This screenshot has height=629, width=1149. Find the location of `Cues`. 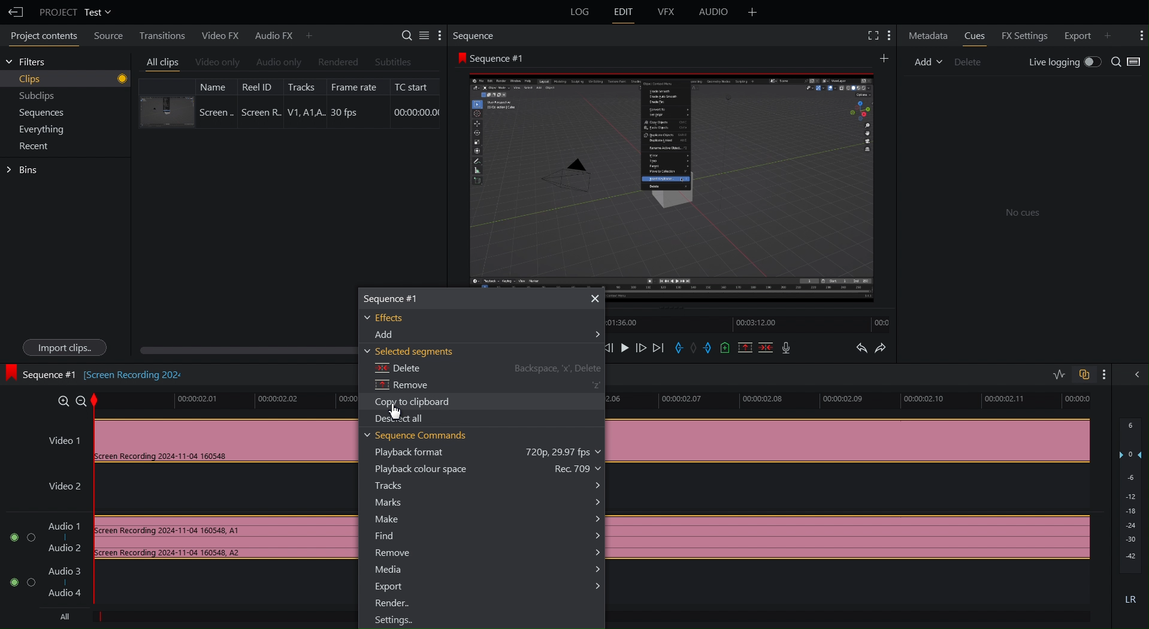

Cues is located at coordinates (974, 37).